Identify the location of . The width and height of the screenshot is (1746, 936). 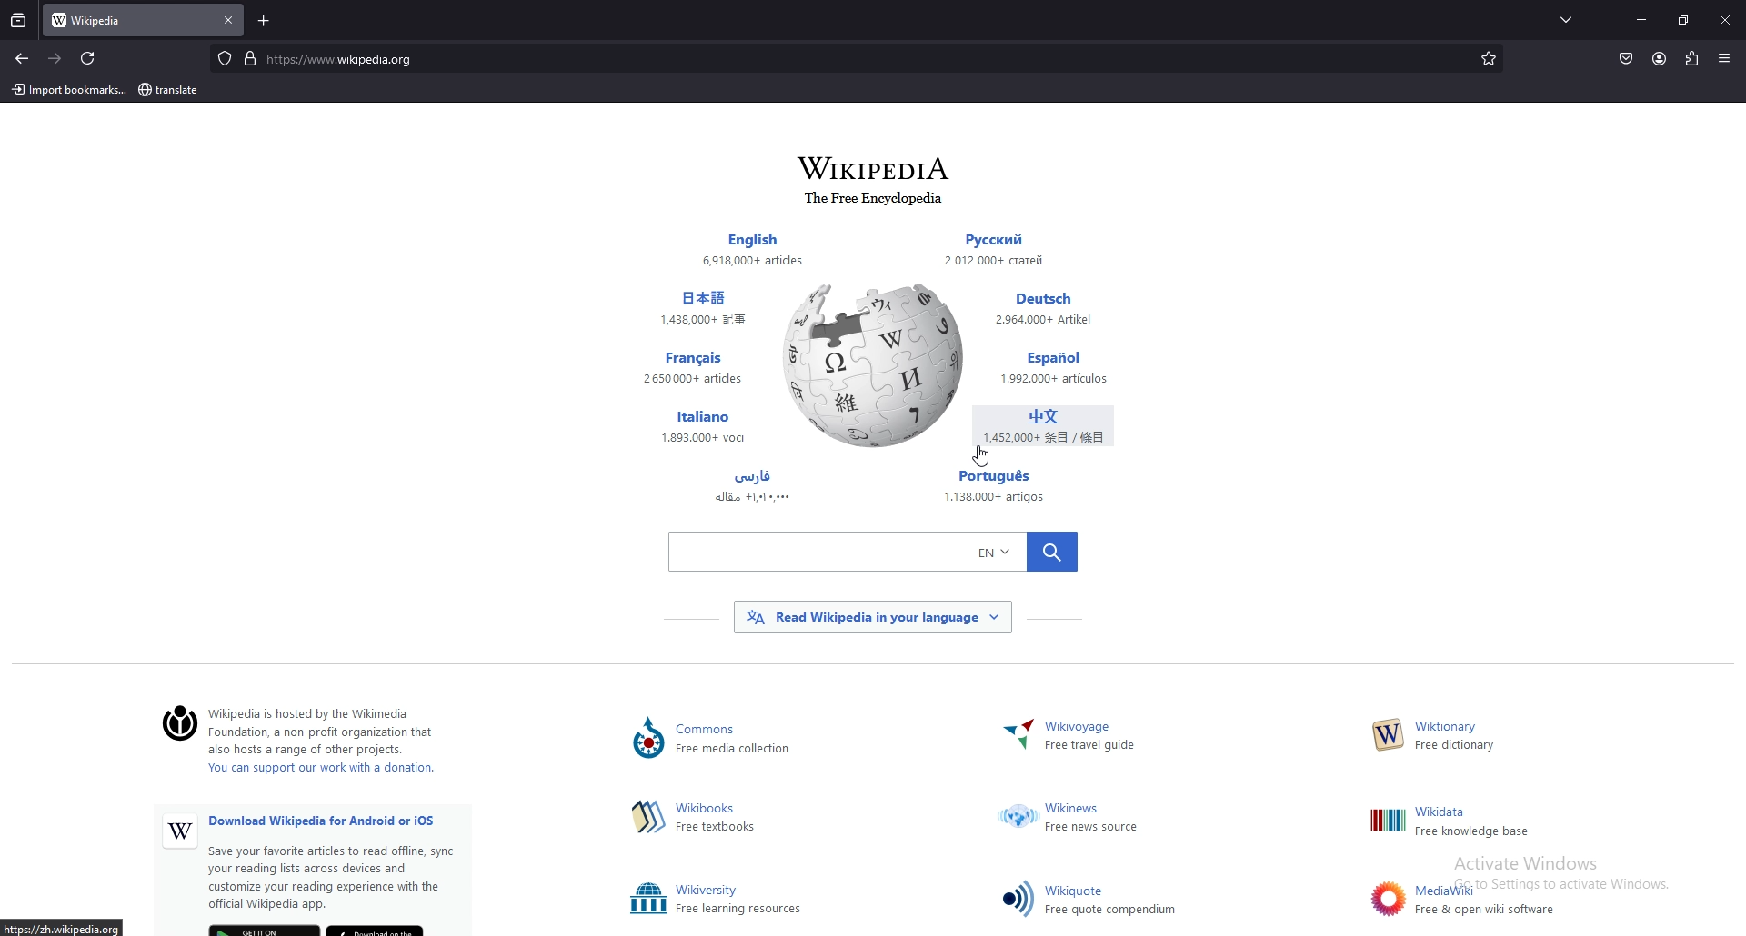
(1063, 371).